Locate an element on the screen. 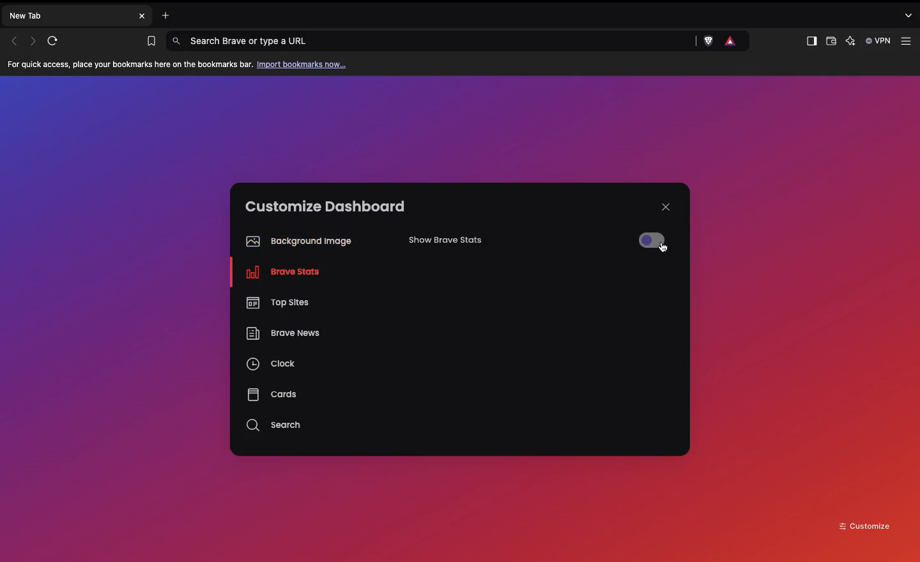  Next page is located at coordinates (34, 40).